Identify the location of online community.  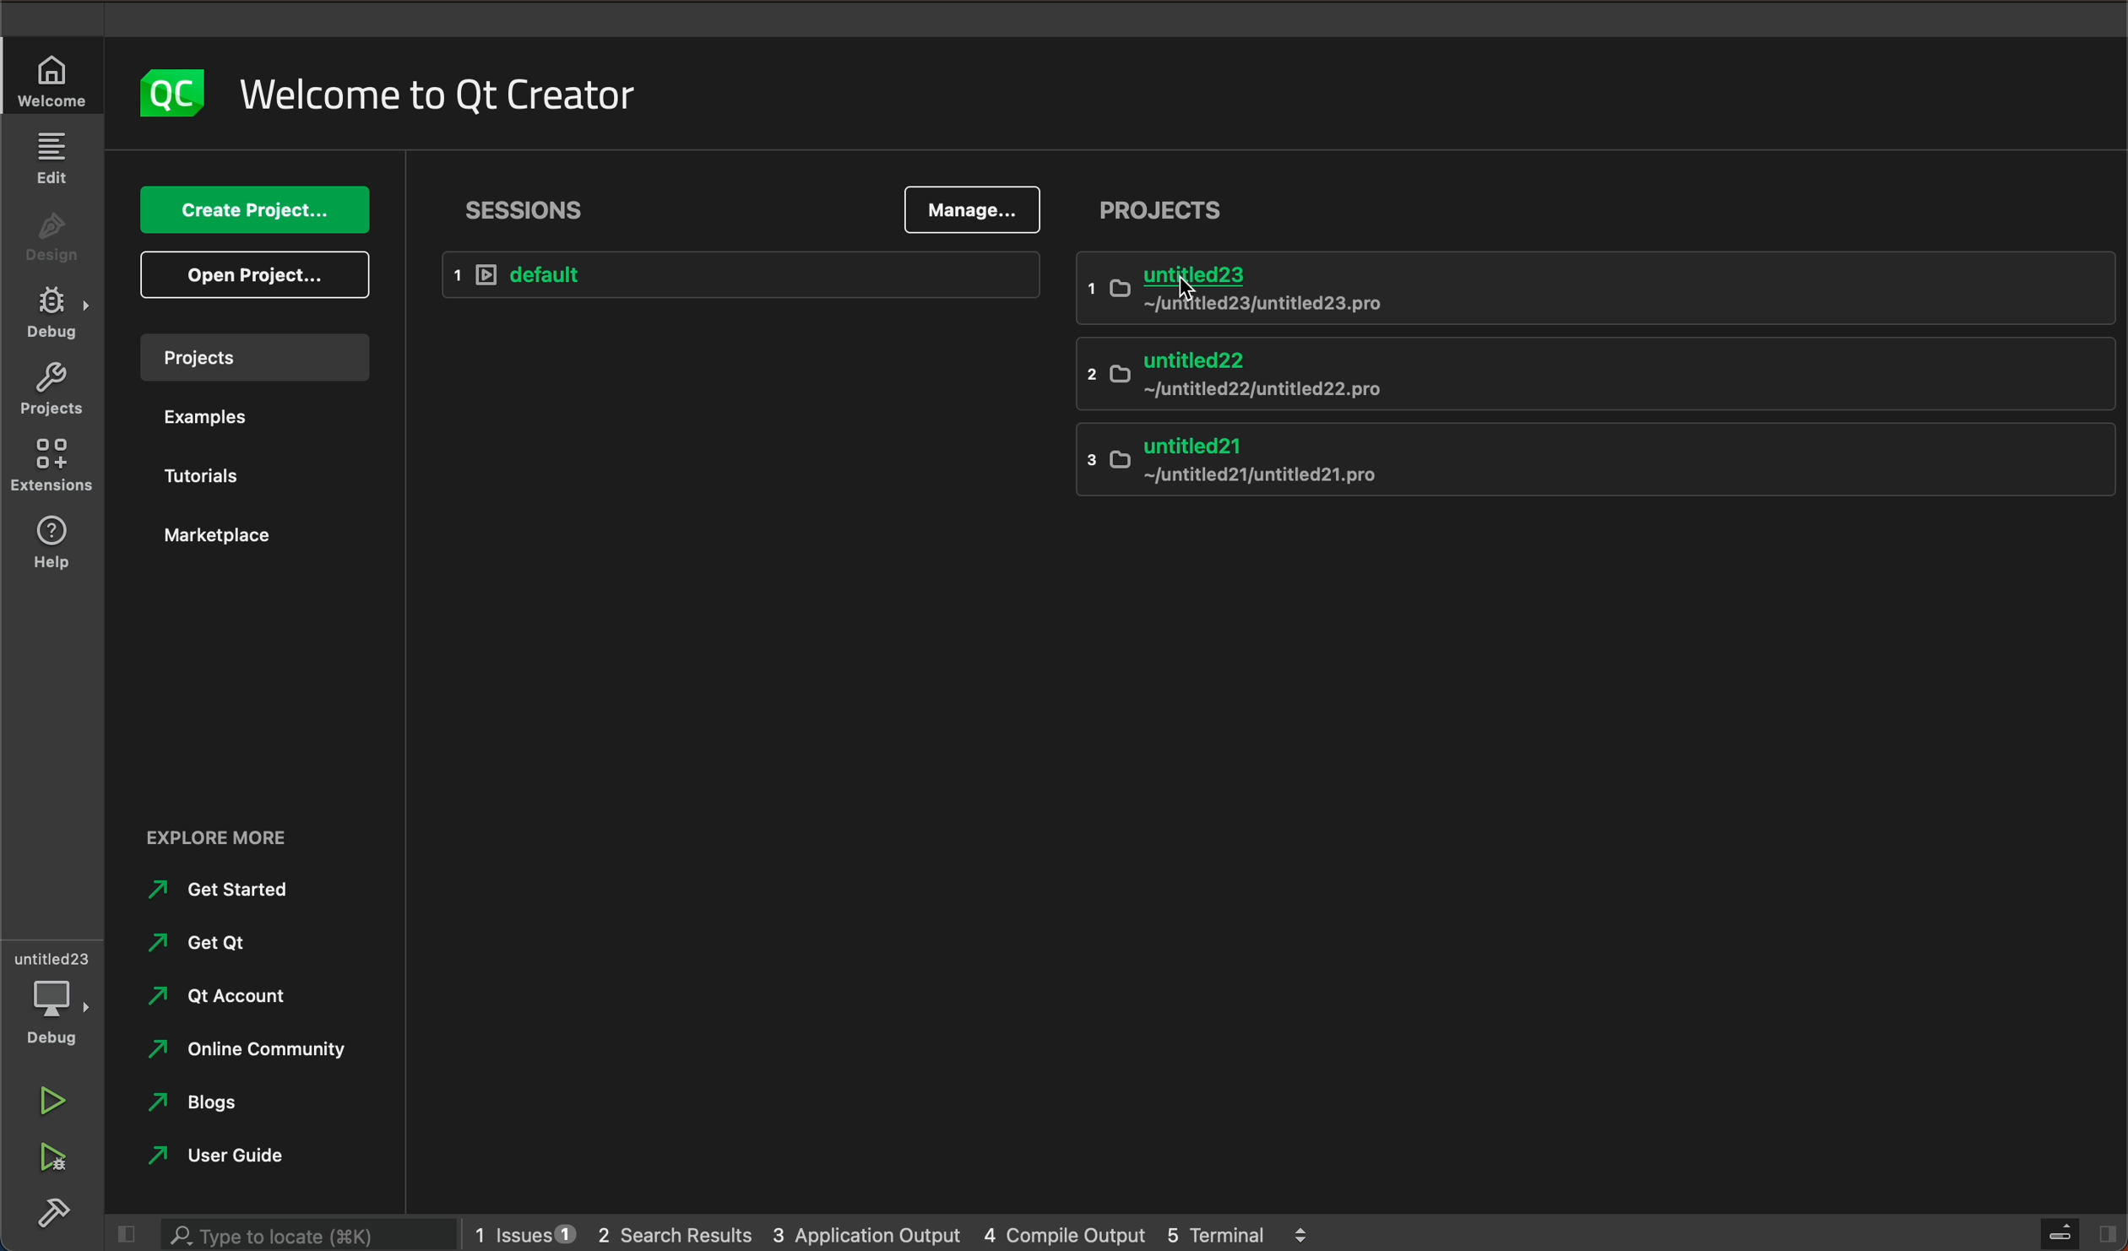
(253, 1048).